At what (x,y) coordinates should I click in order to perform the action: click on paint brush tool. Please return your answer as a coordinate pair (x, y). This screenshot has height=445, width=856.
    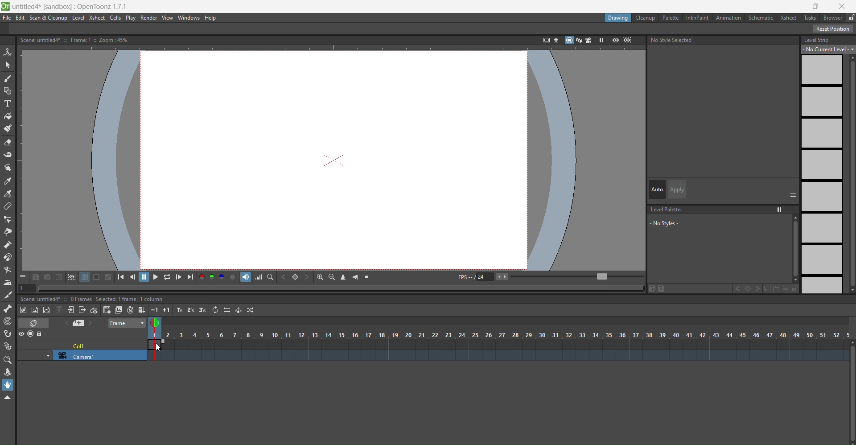
    Looking at the image, I should click on (8, 128).